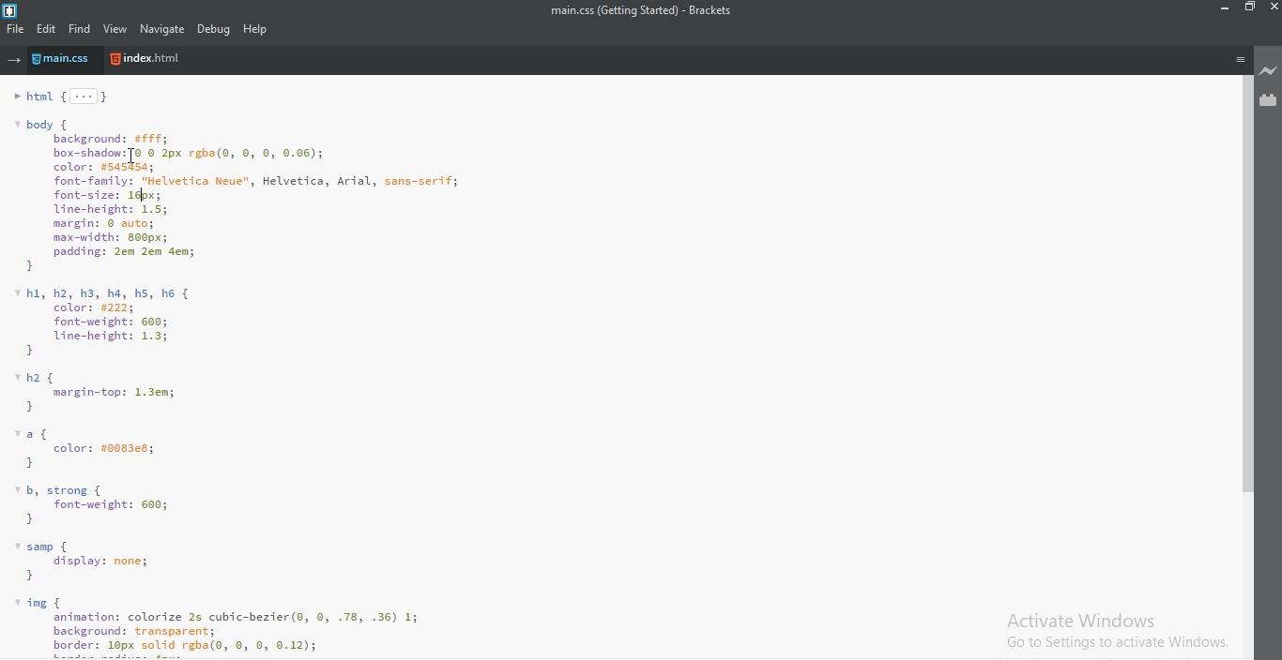 Image resolution: width=1282 pixels, height=660 pixels. What do you see at coordinates (1269, 72) in the screenshot?
I see `live preview` at bounding box center [1269, 72].